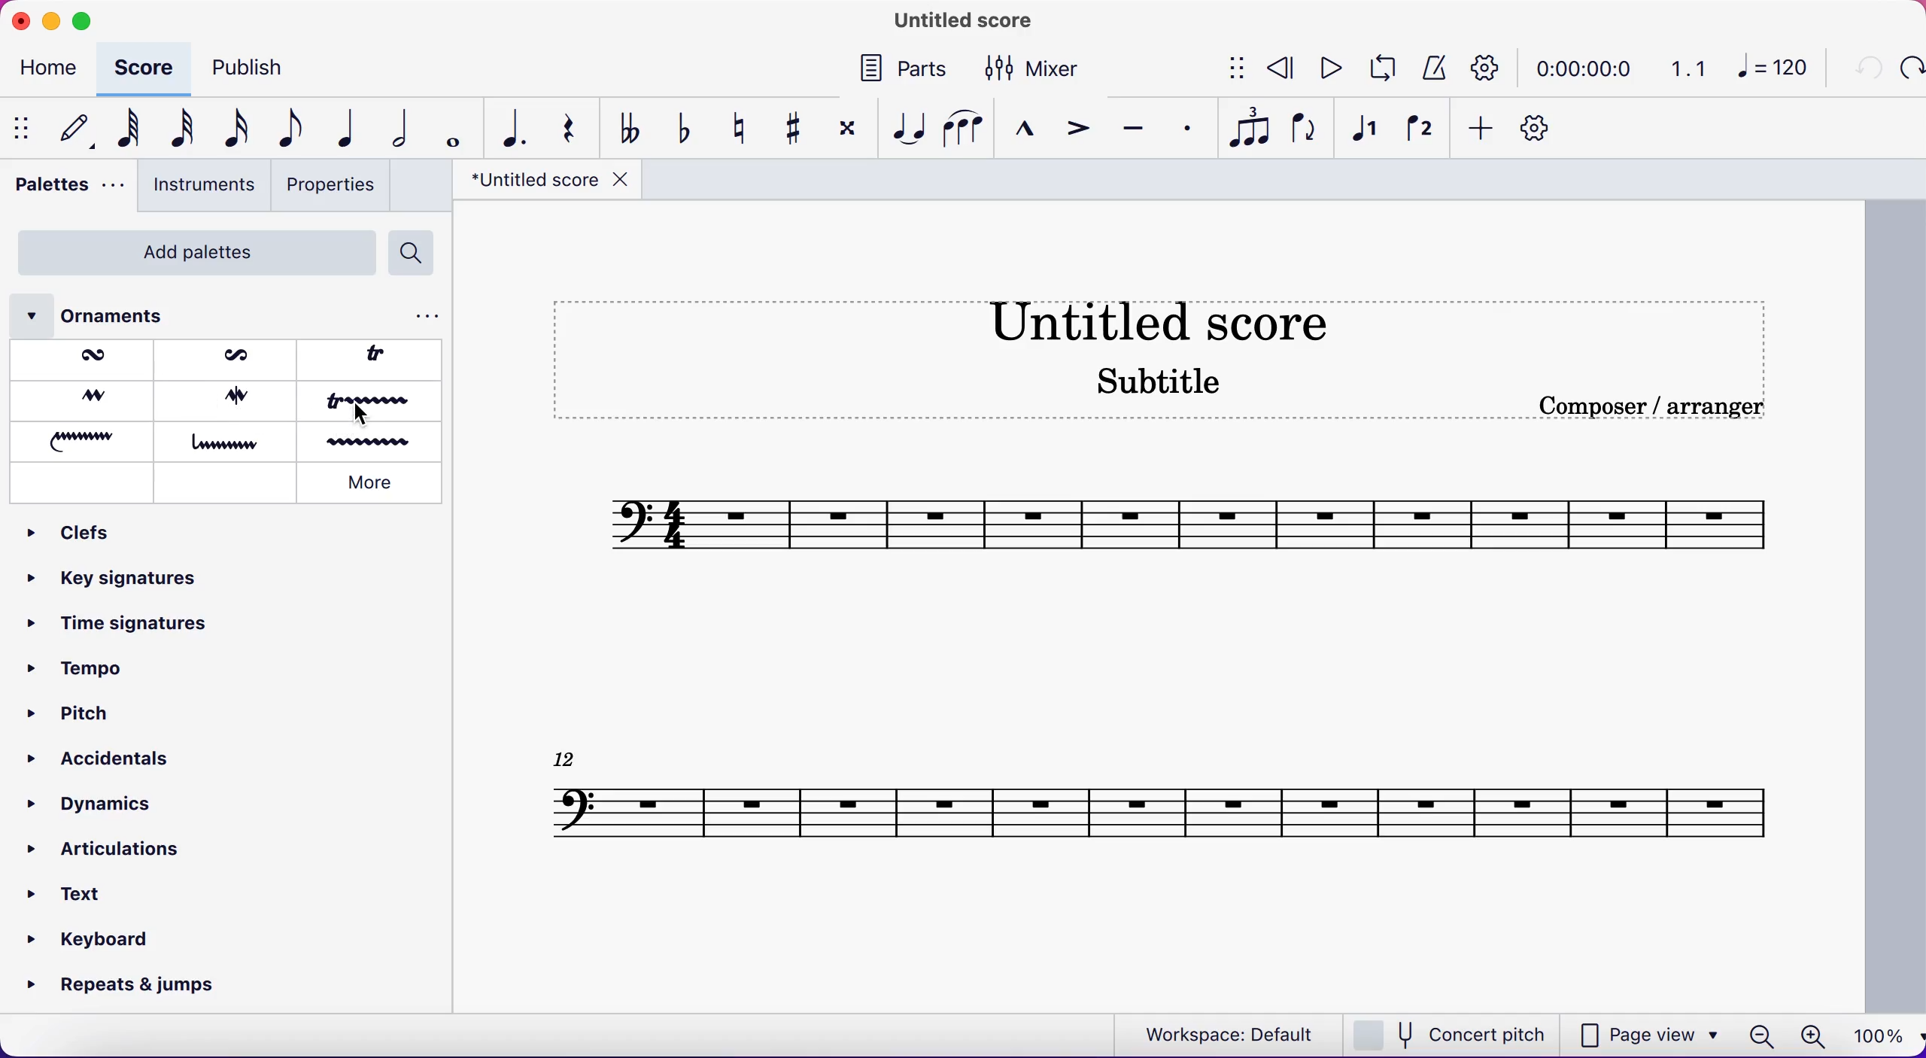 The height and width of the screenshot is (1058, 1926). Describe the element at coordinates (1305, 131) in the screenshot. I see `flip direction` at that location.